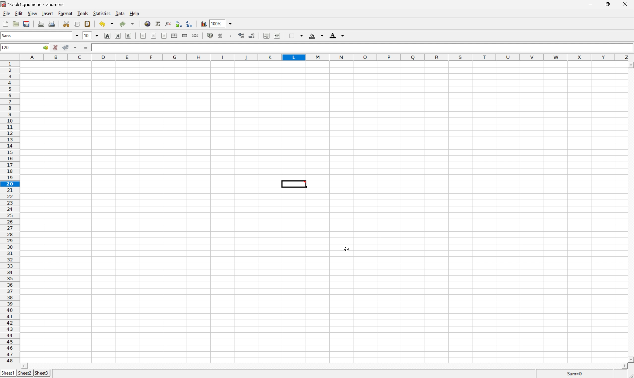 The image size is (634, 378). What do you see at coordinates (296, 36) in the screenshot?
I see `Borders` at bounding box center [296, 36].